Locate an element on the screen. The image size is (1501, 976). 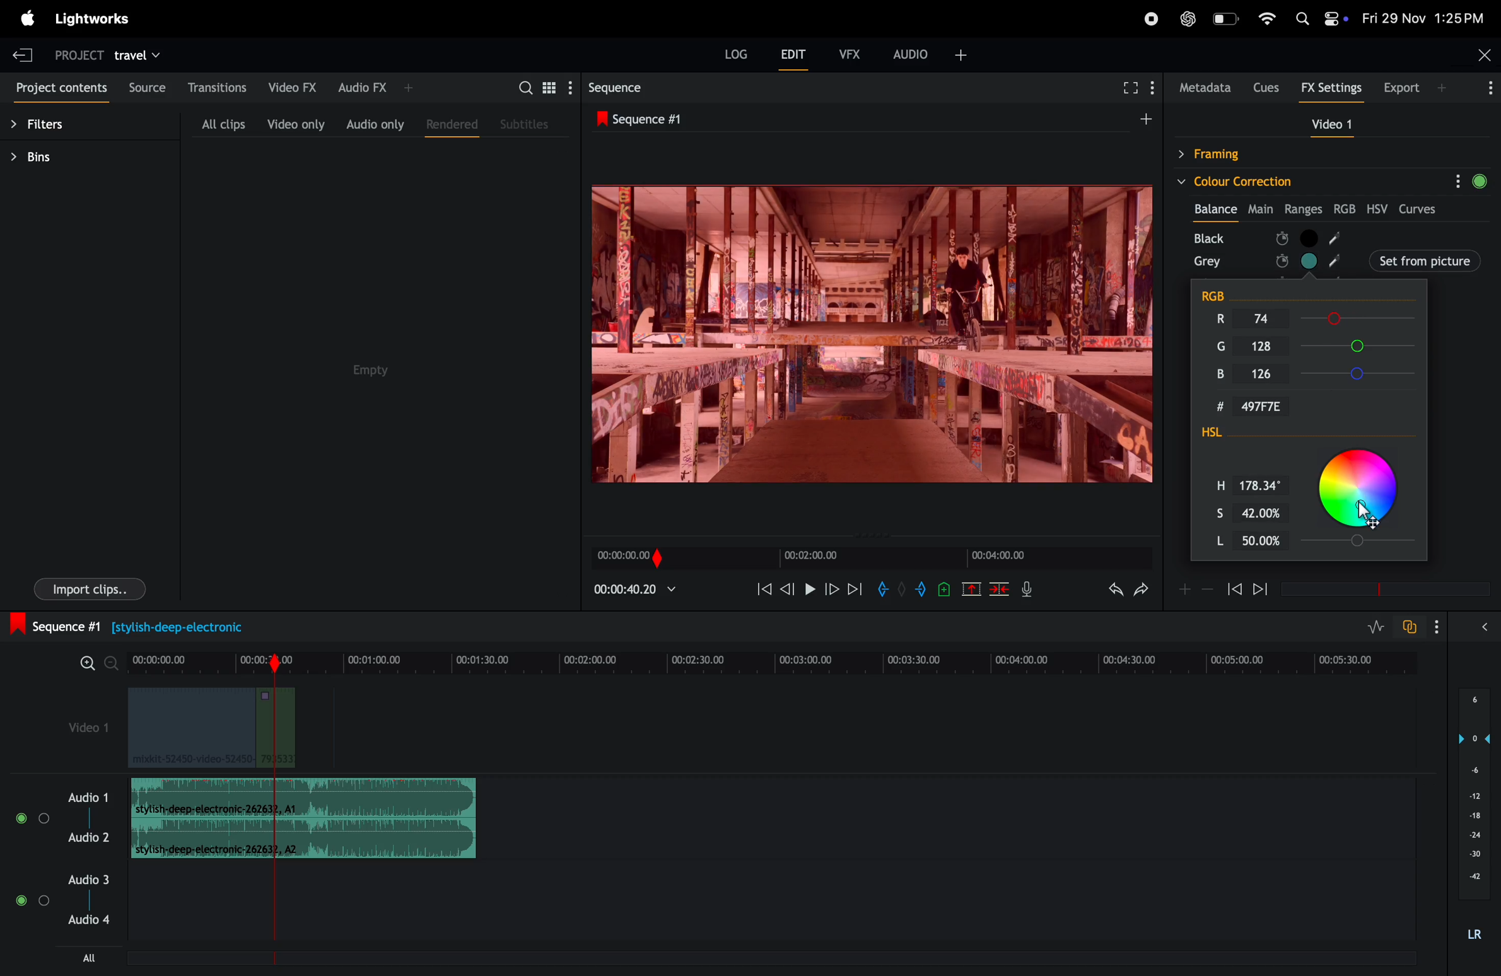
chatgpt is located at coordinates (1187, 18).